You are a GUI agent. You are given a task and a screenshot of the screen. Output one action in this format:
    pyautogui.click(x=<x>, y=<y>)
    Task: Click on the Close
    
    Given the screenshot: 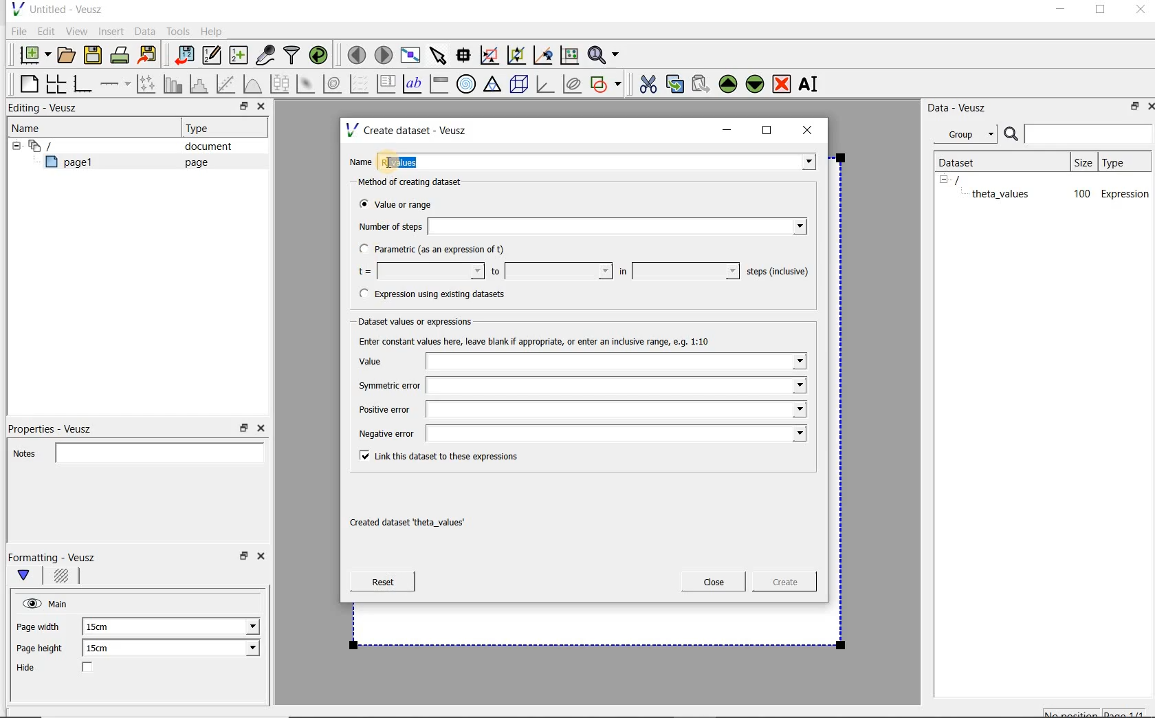 What is the action you would take?
    pyautogui.click(x=263, y=558)
    